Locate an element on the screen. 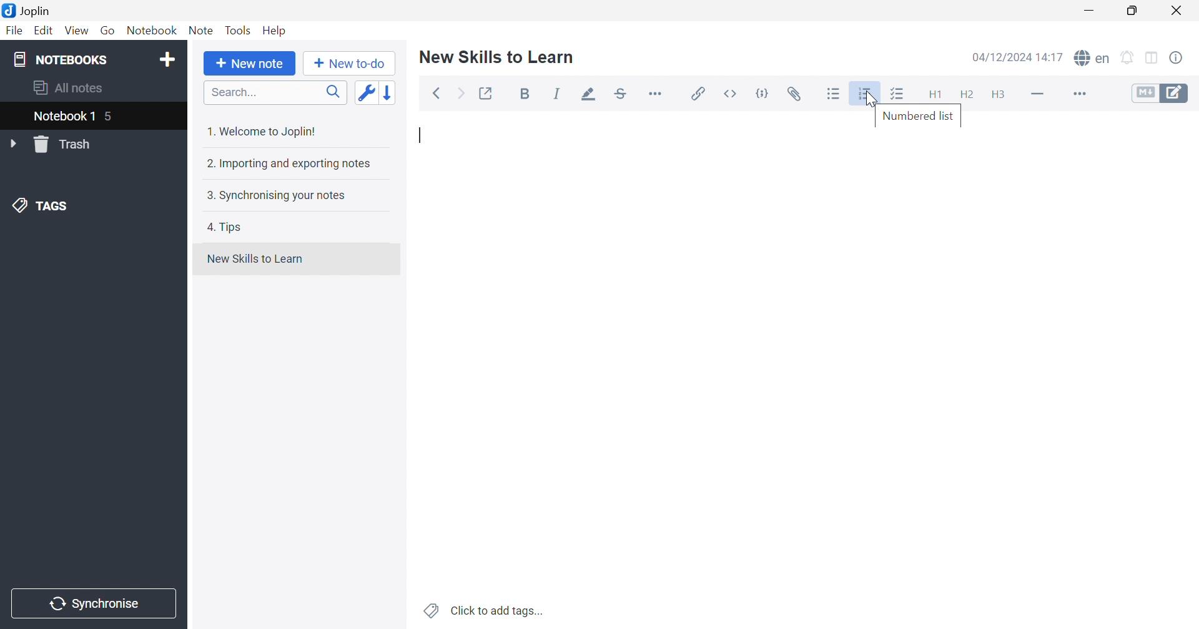  Checkbox list is located at coordinates (896, 95).